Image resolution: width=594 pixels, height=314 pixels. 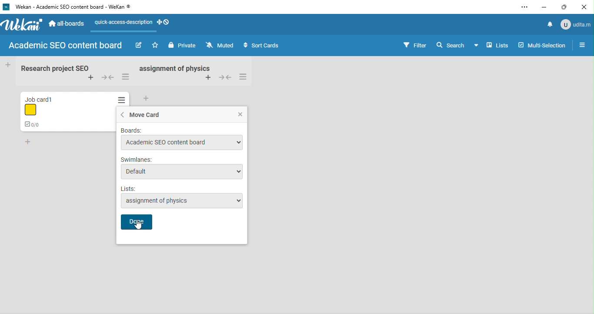 What do you see at coordinates (181, 171) in the screenshot?
I see `swimlane options` at bounding box center [181, 171].